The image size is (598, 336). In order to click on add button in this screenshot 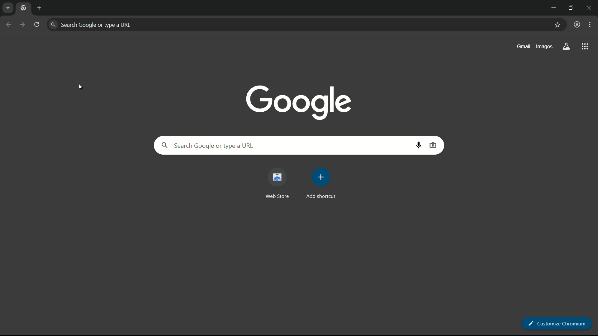, I will do `click(40, 8)`.